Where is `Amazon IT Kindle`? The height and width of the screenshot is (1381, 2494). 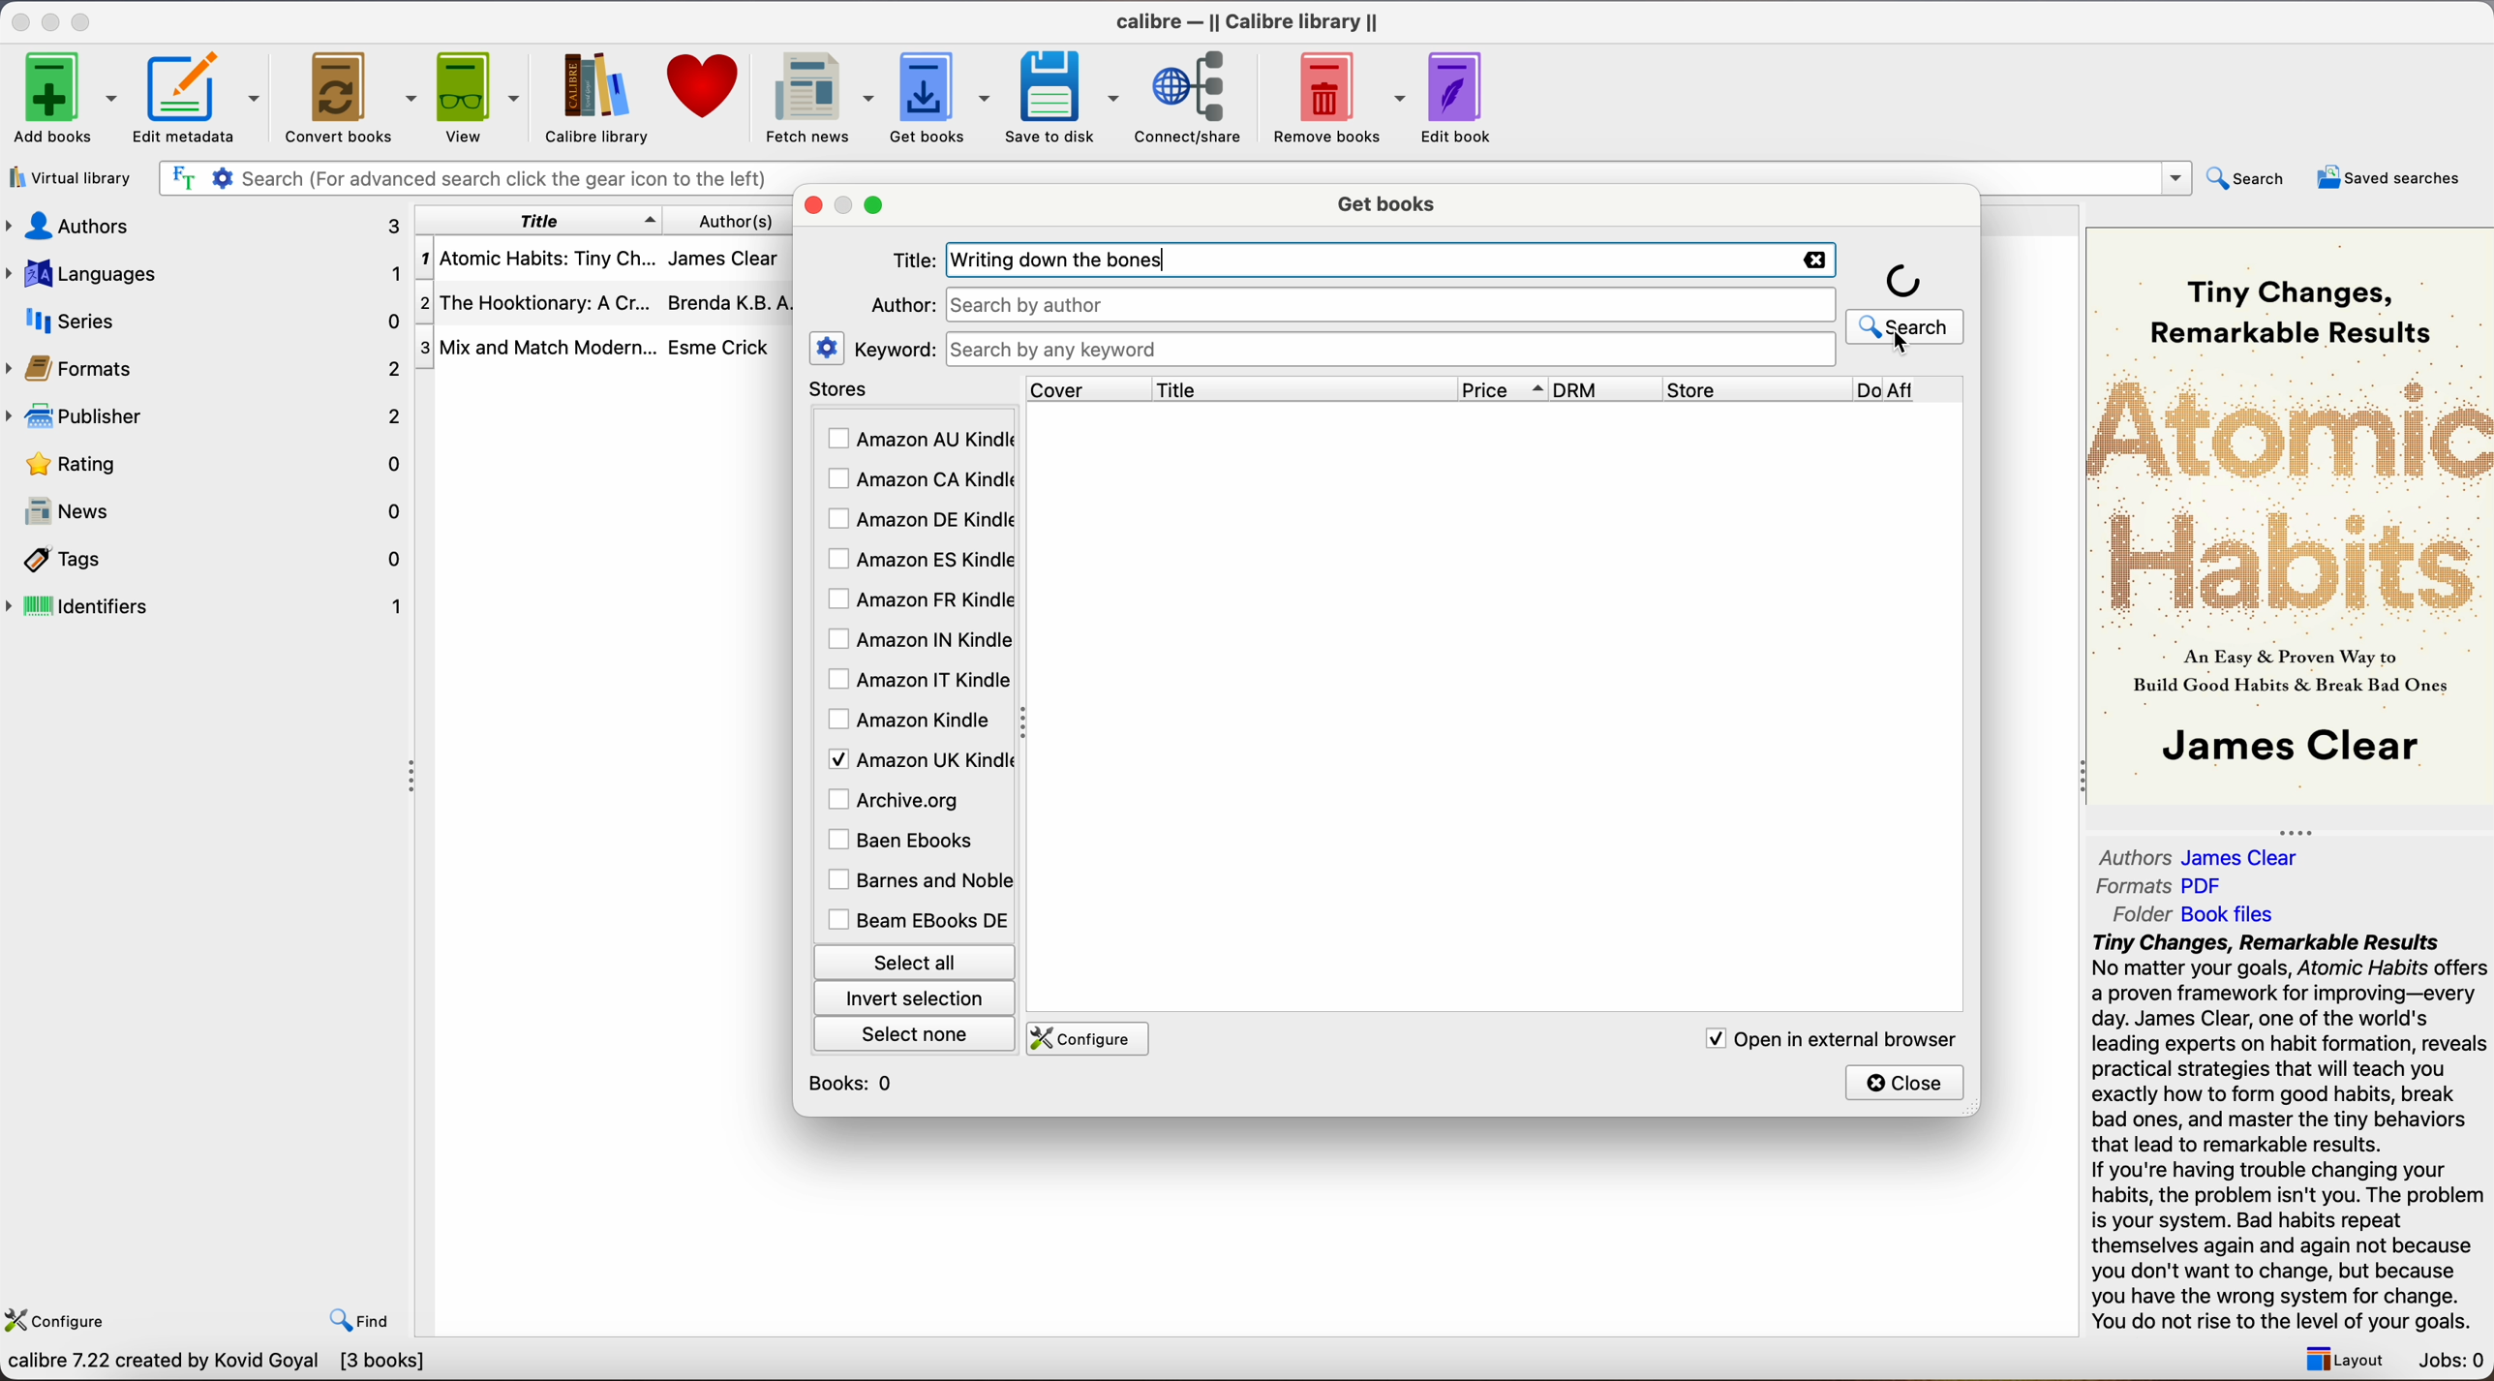 Amazon IT Kindle is located at coordinates (920, 681).